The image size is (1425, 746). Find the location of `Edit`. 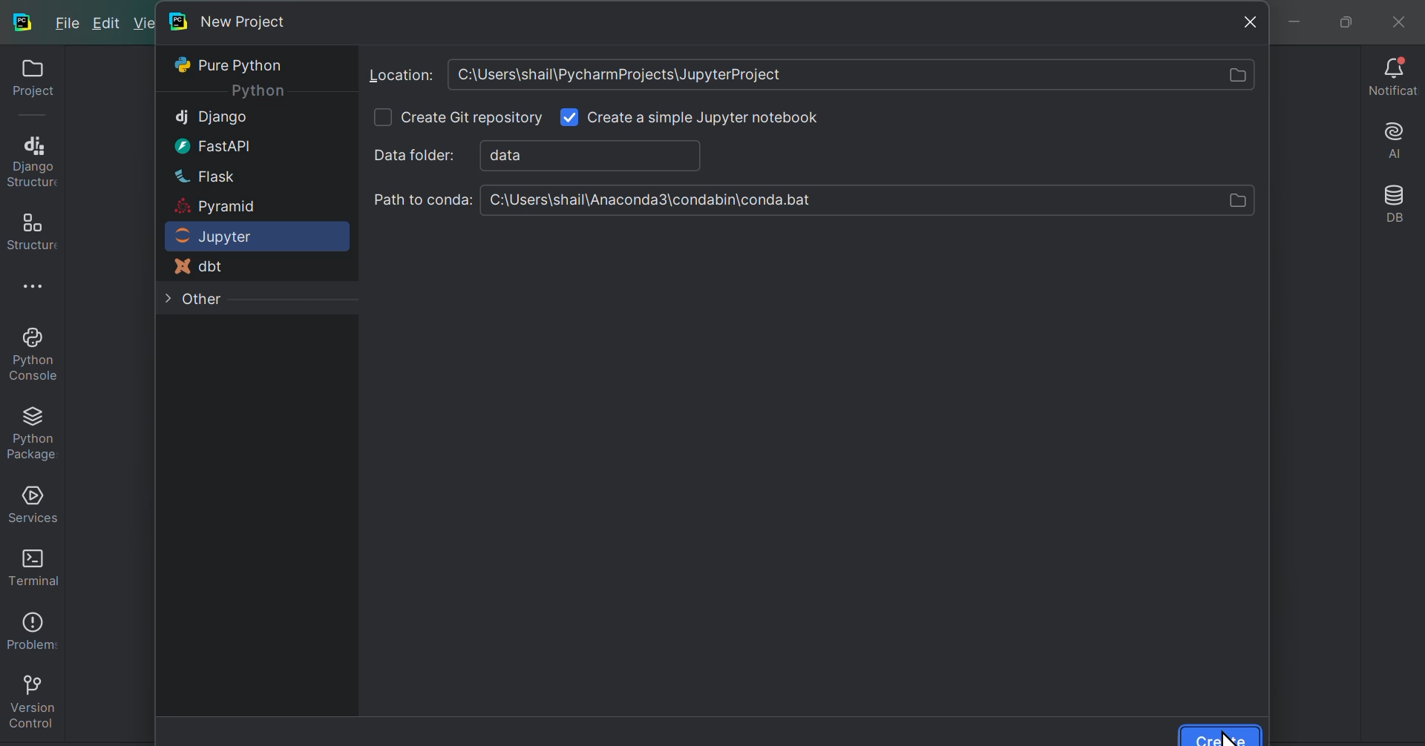

Edit is located at coordinates (106, 24).